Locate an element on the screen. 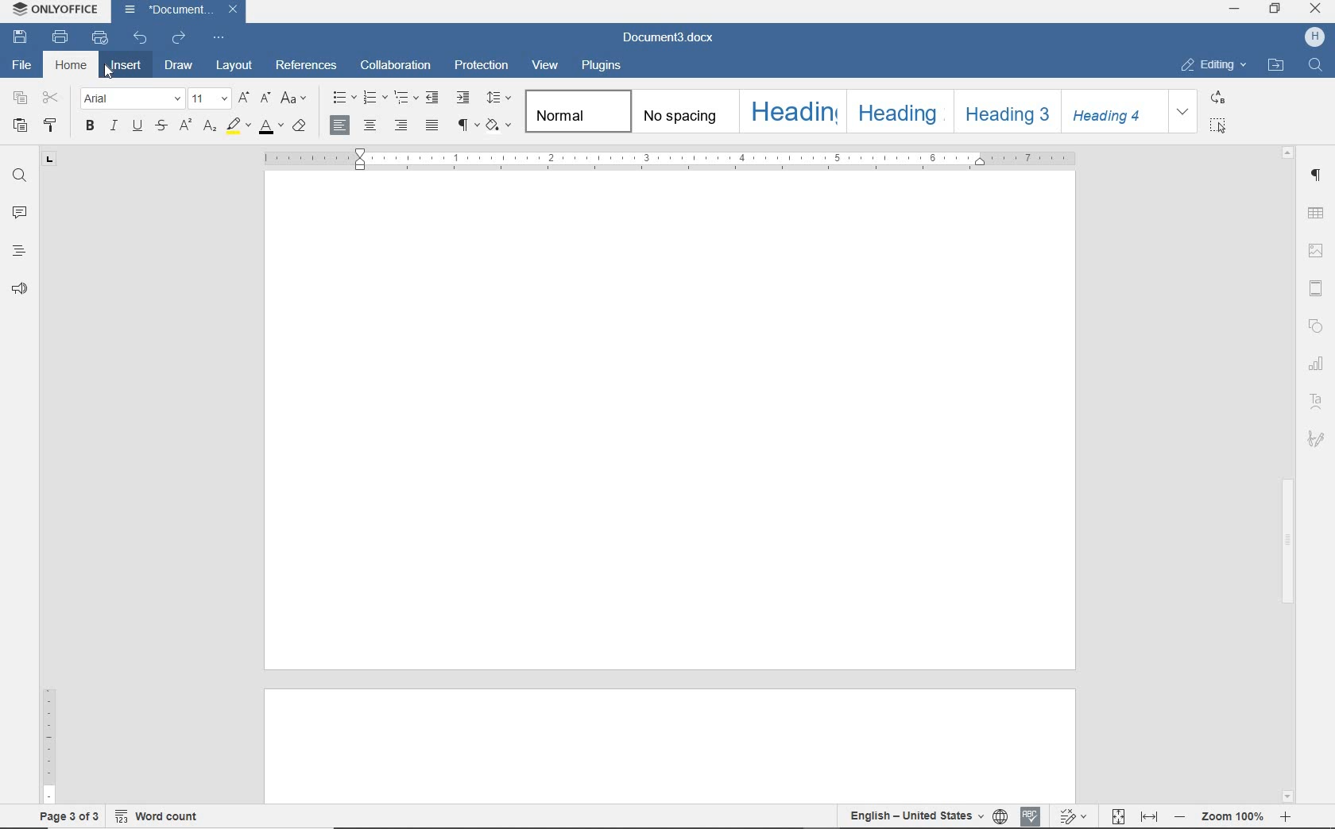 The width and height of the screenshot is (1335, 829). INSERT is located at coordinates (127, 67).